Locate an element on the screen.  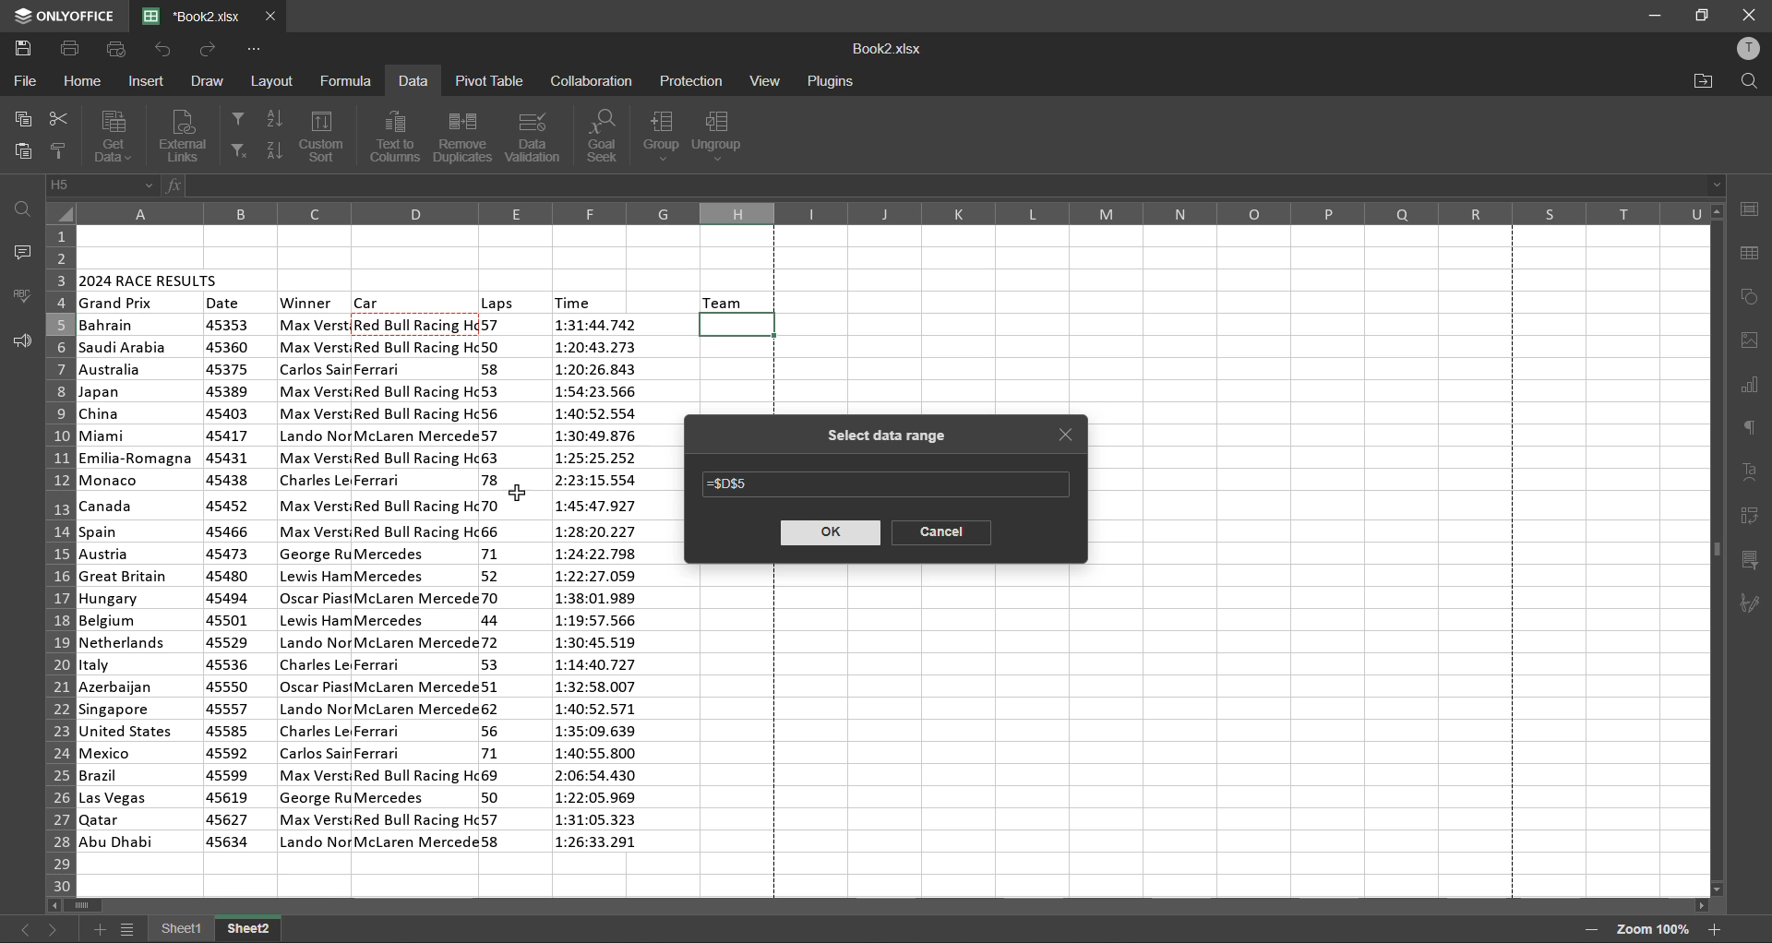
undo is located at coordinates (162, 49).